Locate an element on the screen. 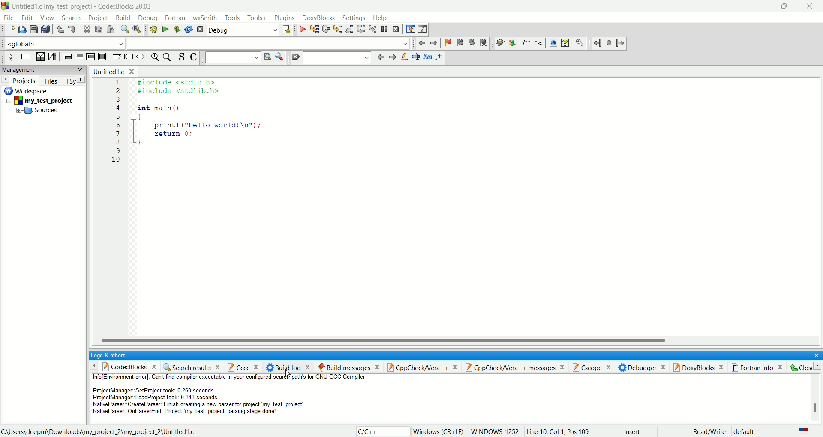 This screenshot has height=437, width=823. run search is located at coordinates (267, 57).